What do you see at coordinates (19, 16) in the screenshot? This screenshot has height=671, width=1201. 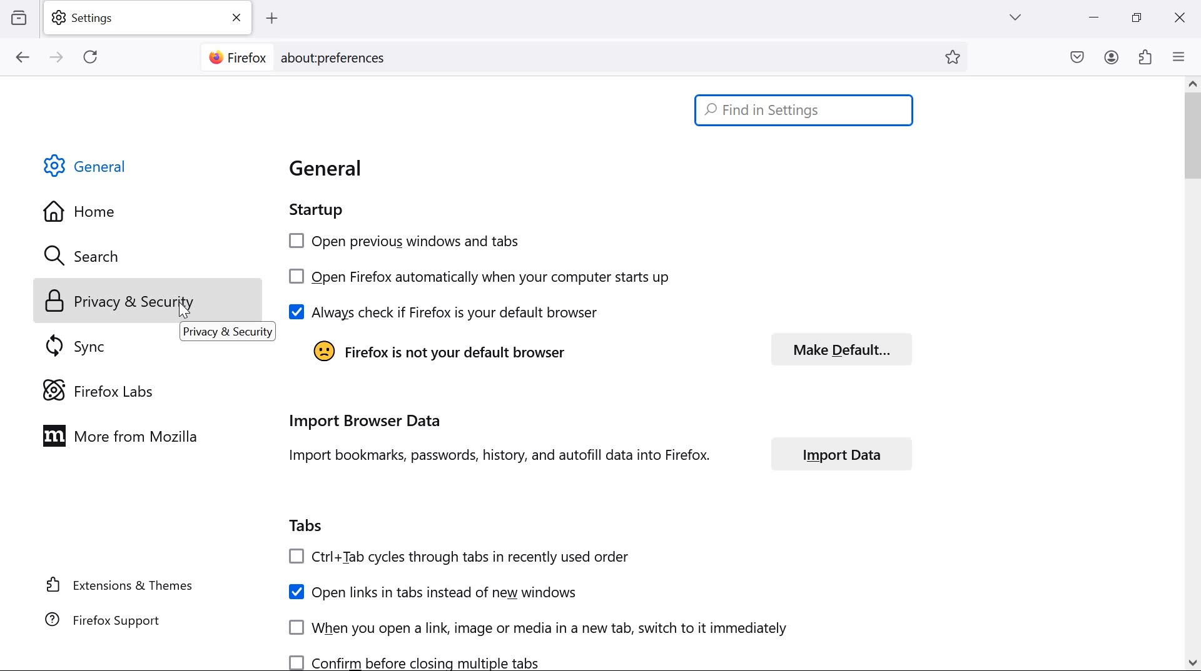 I see `view recent browsing across windows` at bounding box center [19, 16].